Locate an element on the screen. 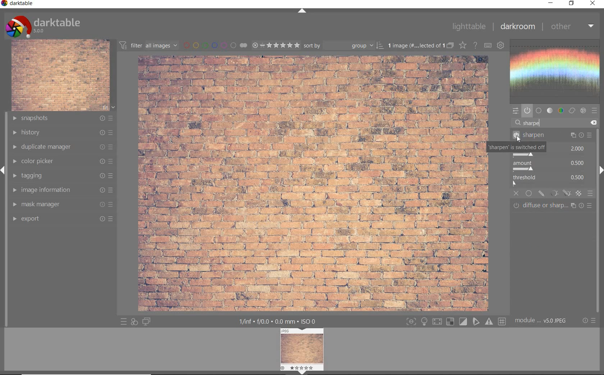 The width and height of the screenshot is (604, 375). quick access to preset is located at coordinates (122, 321).